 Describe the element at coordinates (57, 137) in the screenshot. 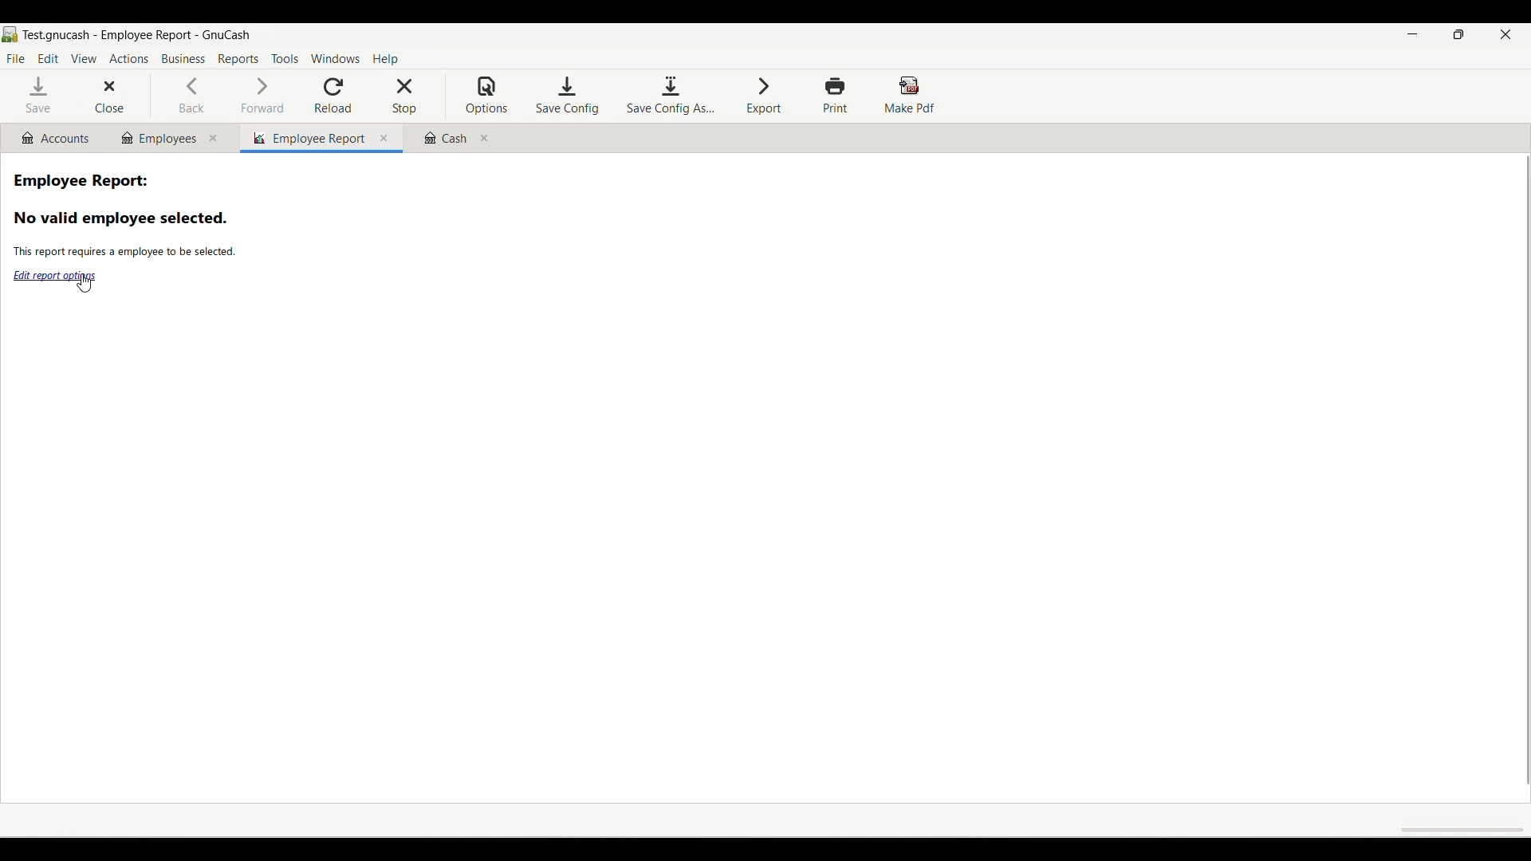

I see `Accounts tab` at that location.